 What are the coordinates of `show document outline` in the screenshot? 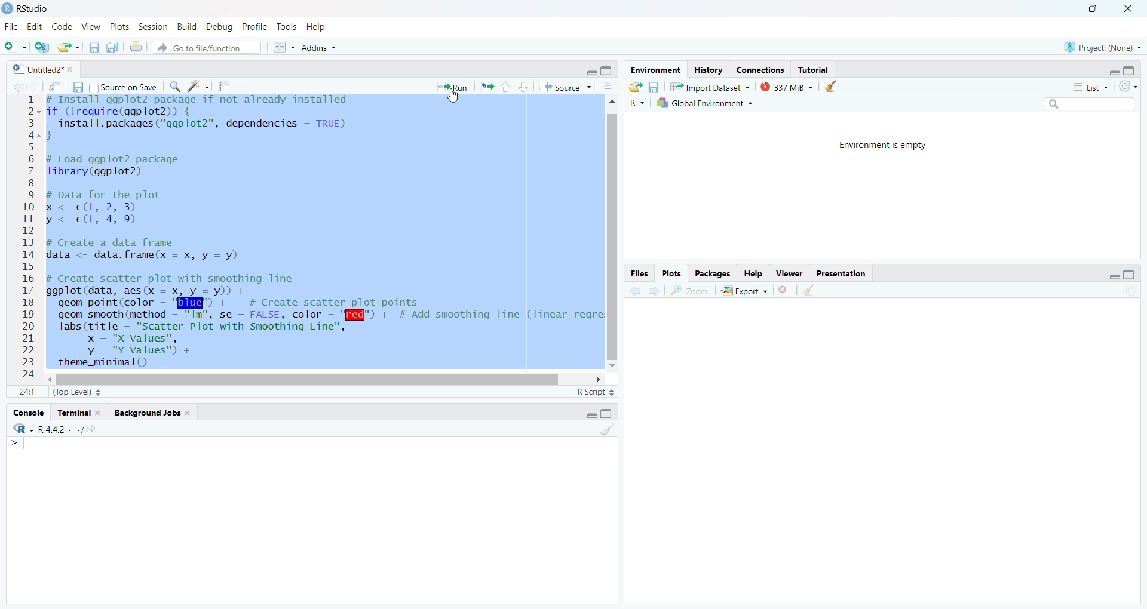 It's located at (608, 86).